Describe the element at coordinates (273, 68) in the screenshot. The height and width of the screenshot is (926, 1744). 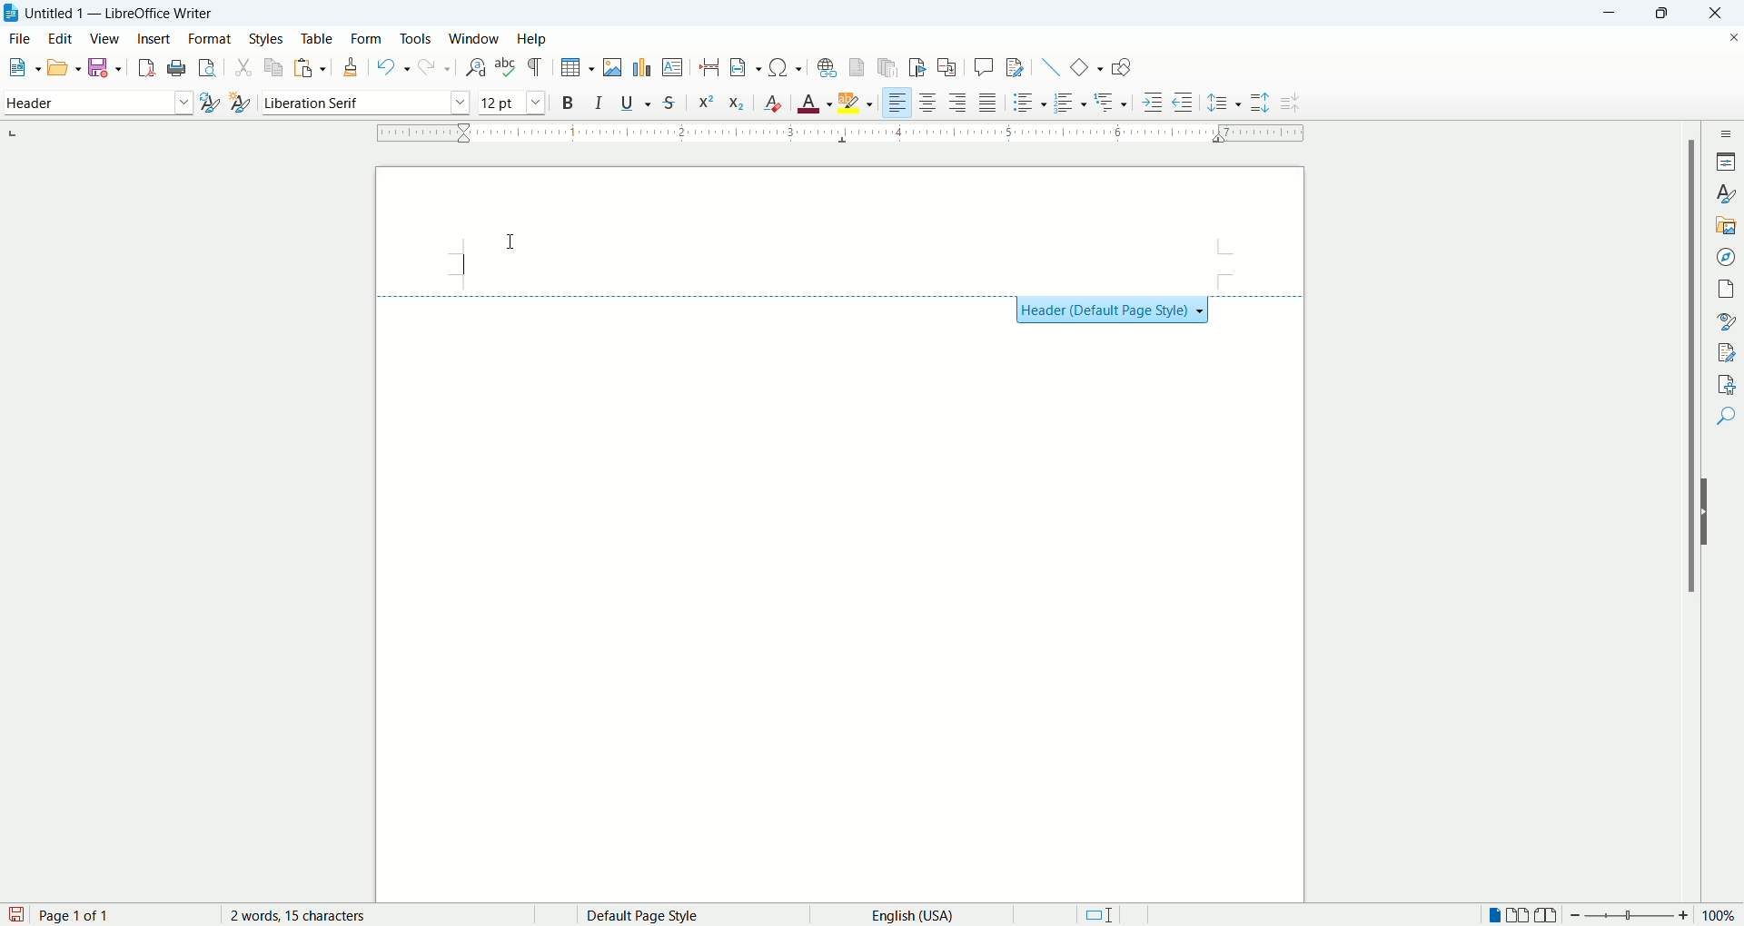
I see `copy` at that location.